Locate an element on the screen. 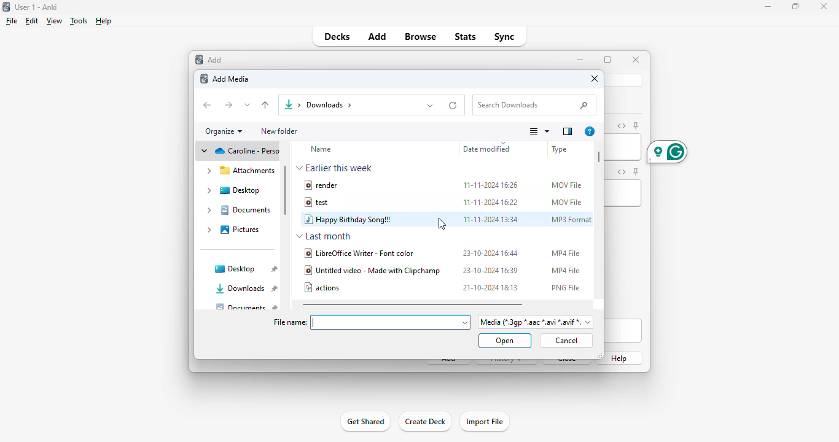 The height and width of the screenshot is (442, 839). untitled video - made with clipchamp is located at coordinates (375, 270).